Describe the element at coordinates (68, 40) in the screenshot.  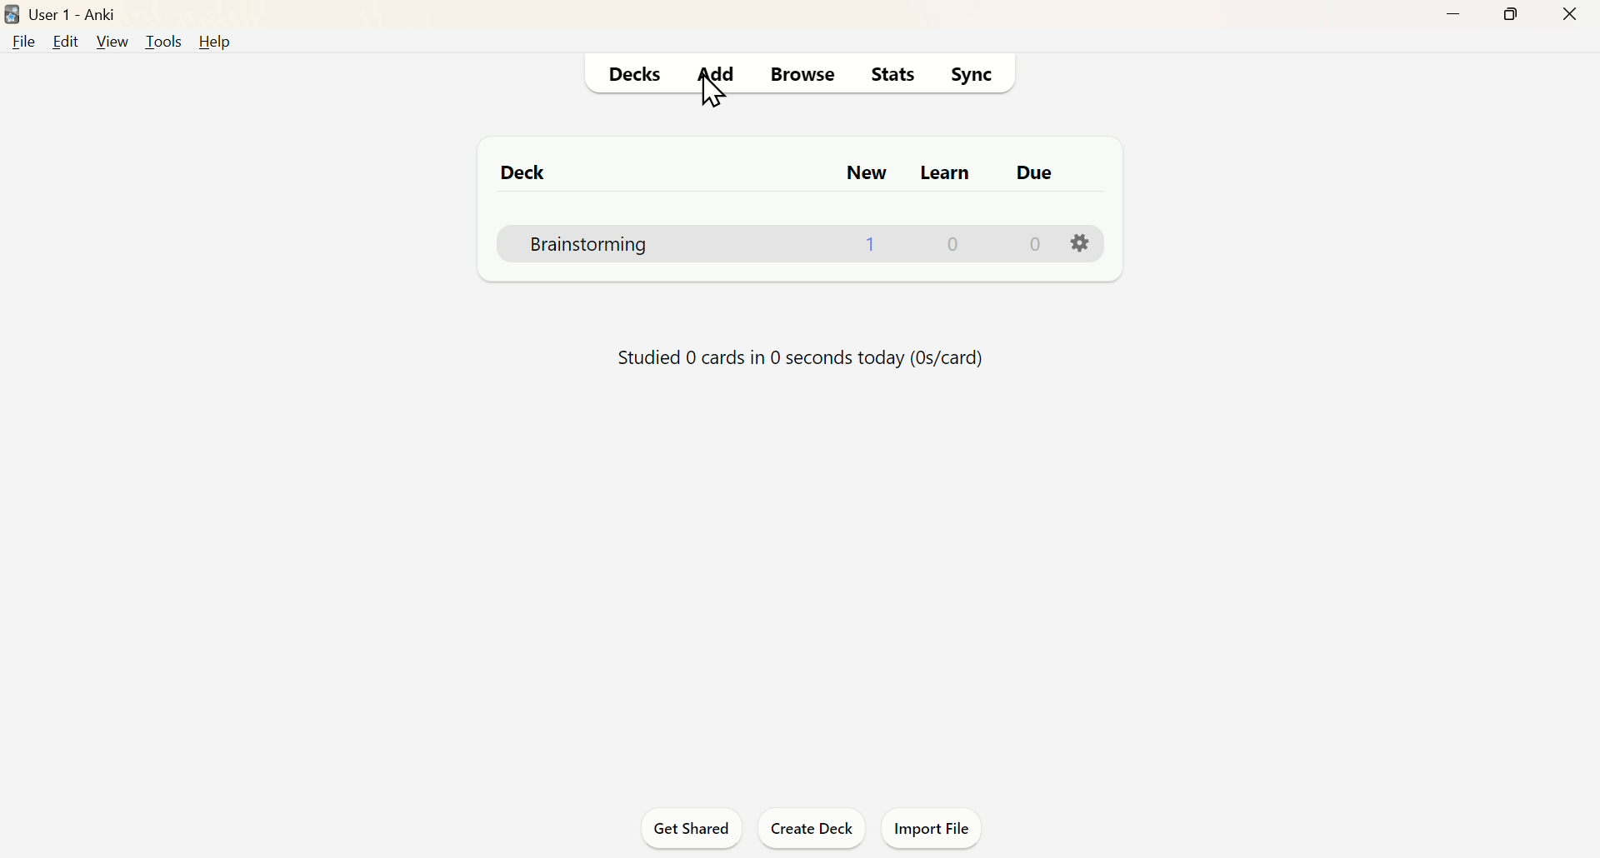
I see `` at that location.